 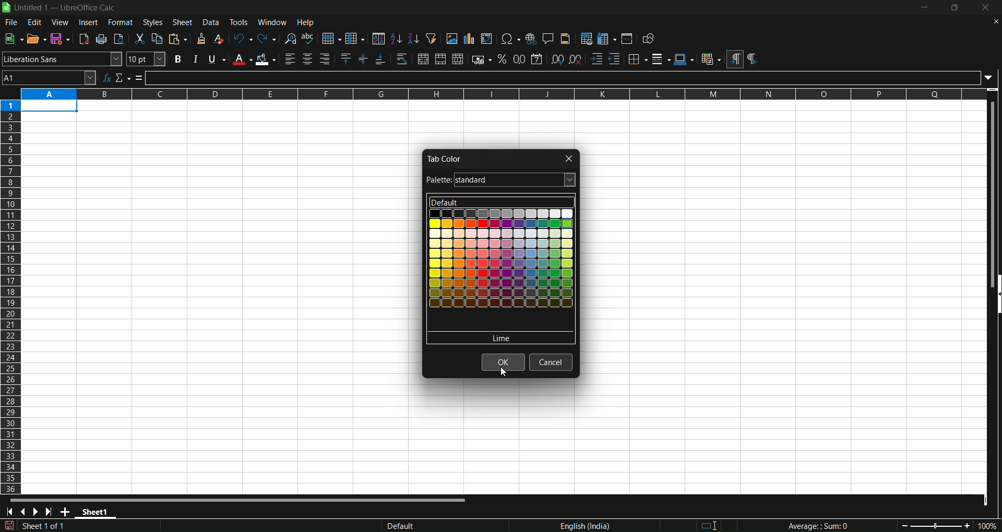 I want to click on save, so click(x=61, y=39).